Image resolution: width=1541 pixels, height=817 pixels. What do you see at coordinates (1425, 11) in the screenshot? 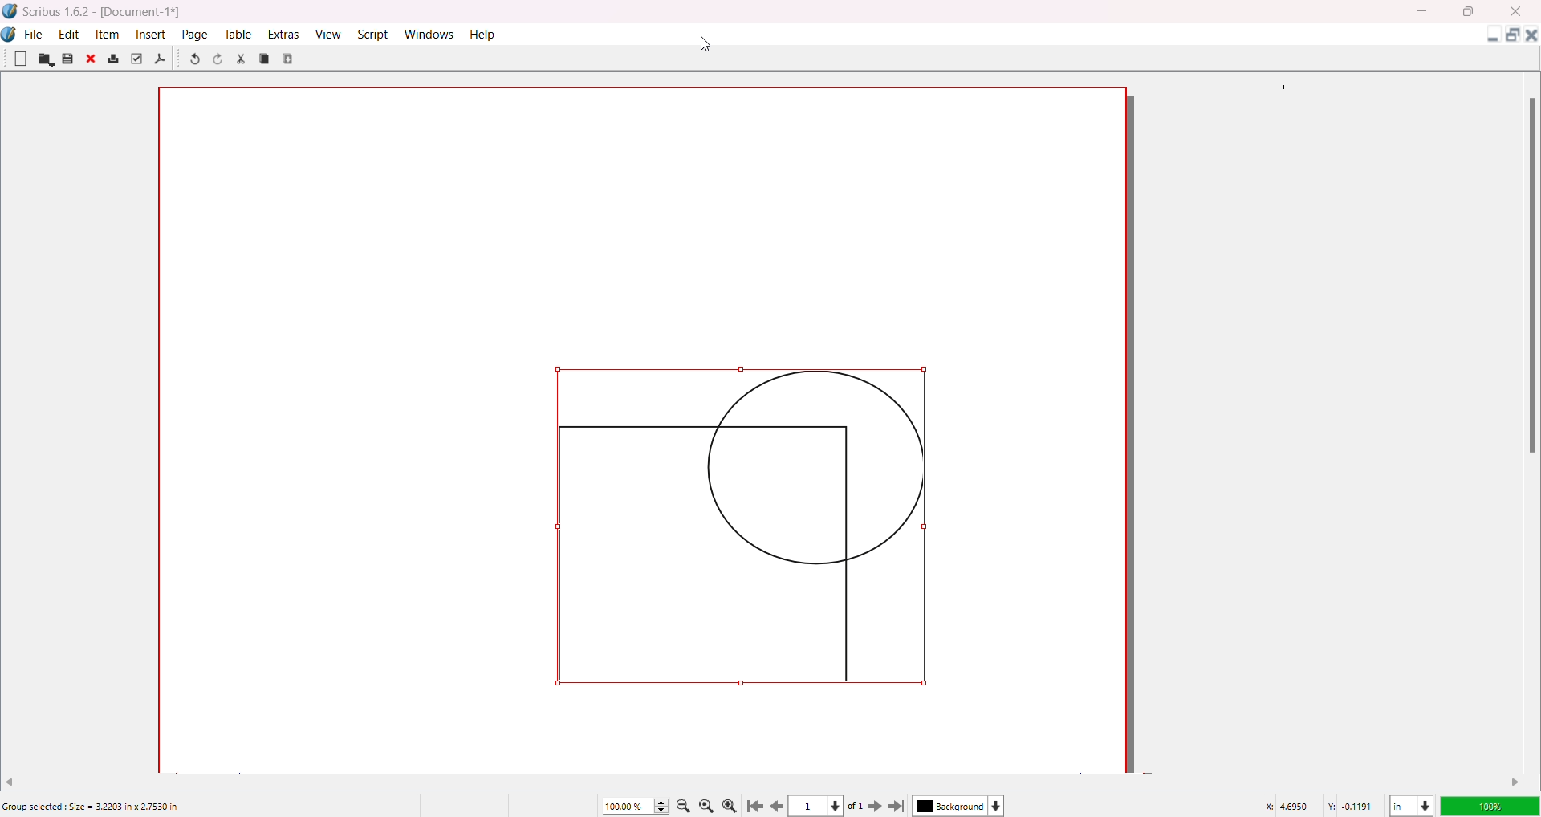
I see `MInimize` at bounding box center [1425, 11].